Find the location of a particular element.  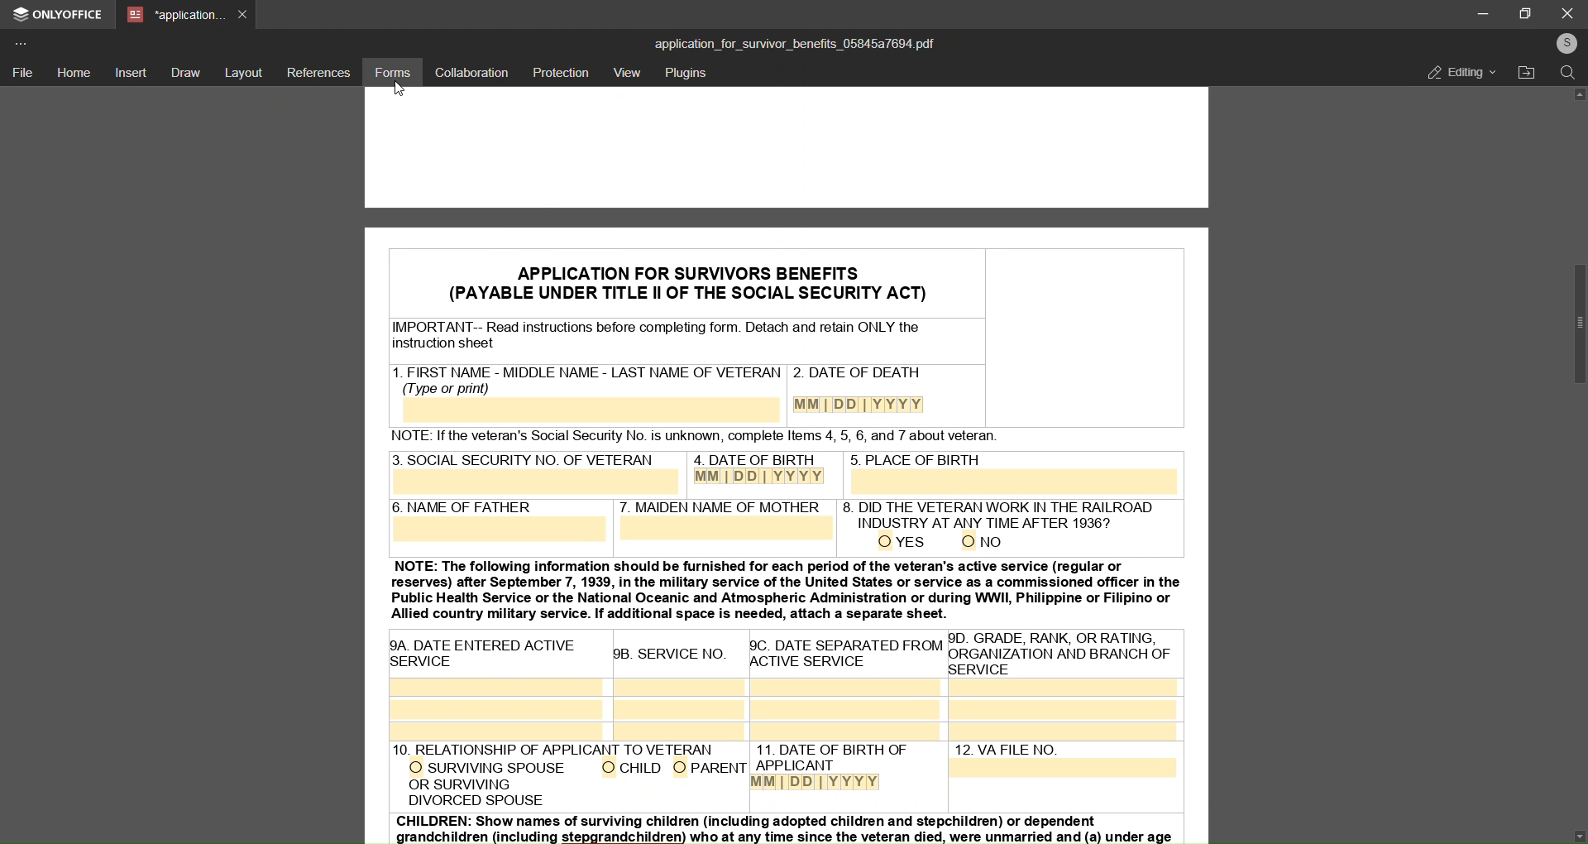

home is located at coordinates (74, 72).